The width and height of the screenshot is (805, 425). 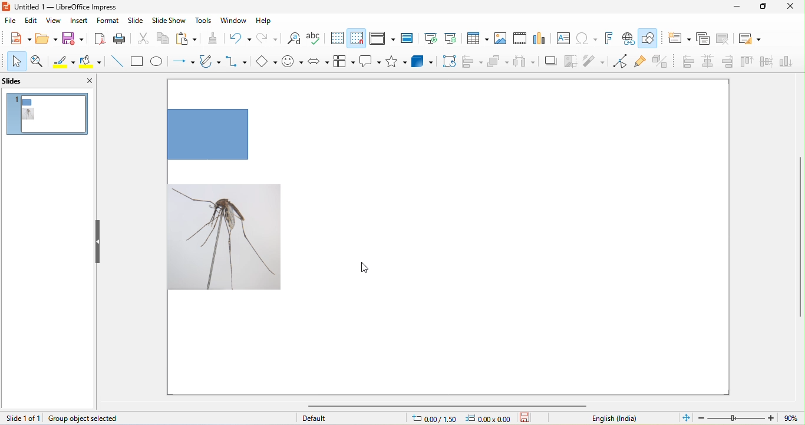 I want to click on undo, so click(x=237, y=38).